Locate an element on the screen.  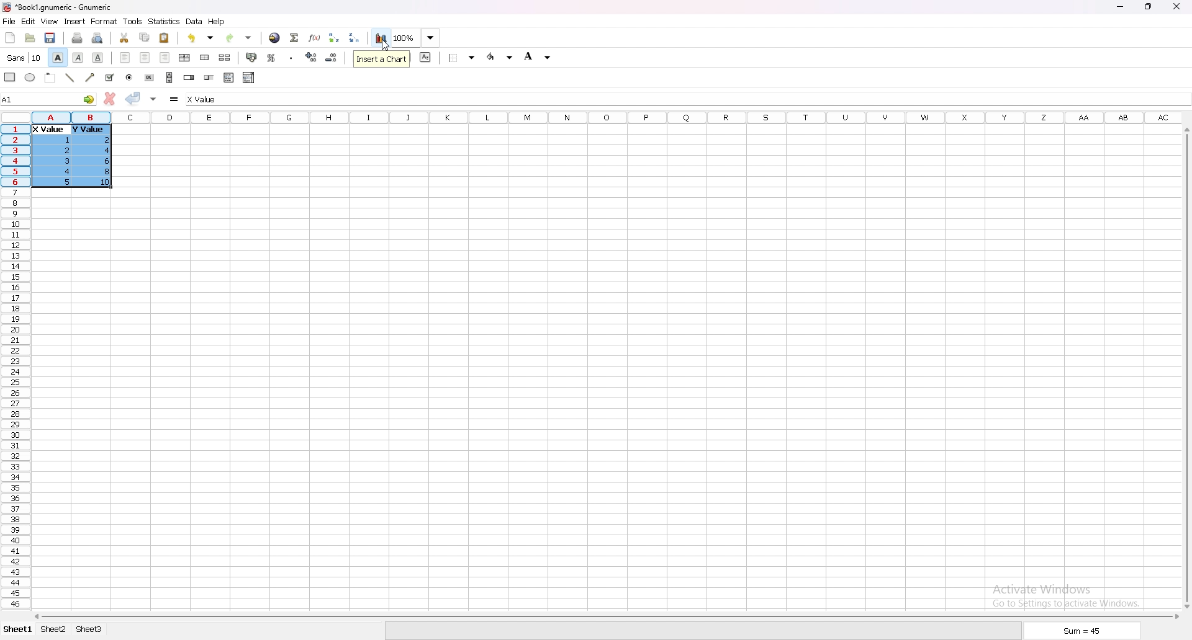
spin button is located at coordinates (189, 78).